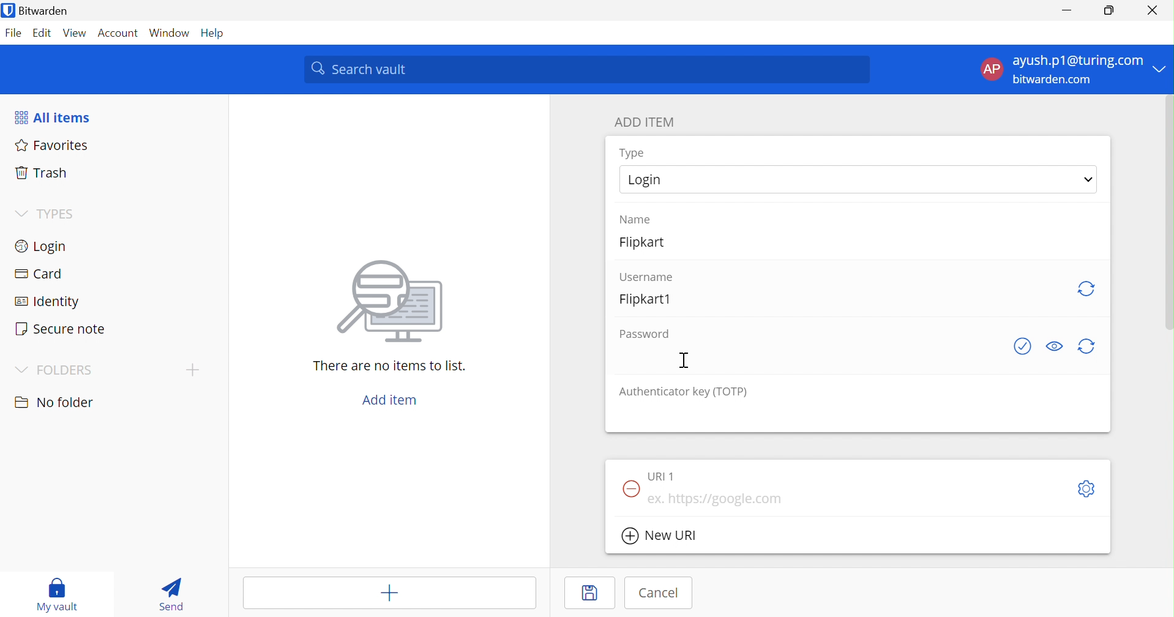 The height and width of the screenshot is (617, 1174). I want to click on FOLDERS, so click(65, 371).